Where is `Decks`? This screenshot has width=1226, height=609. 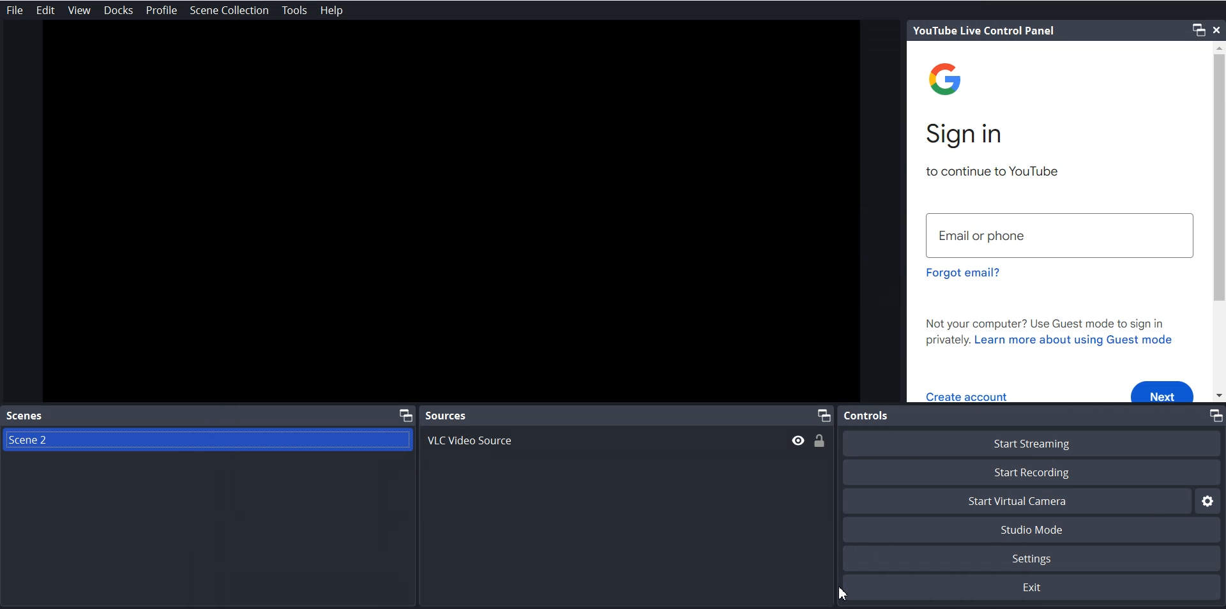
Decks is located at coordinates (119, 10).